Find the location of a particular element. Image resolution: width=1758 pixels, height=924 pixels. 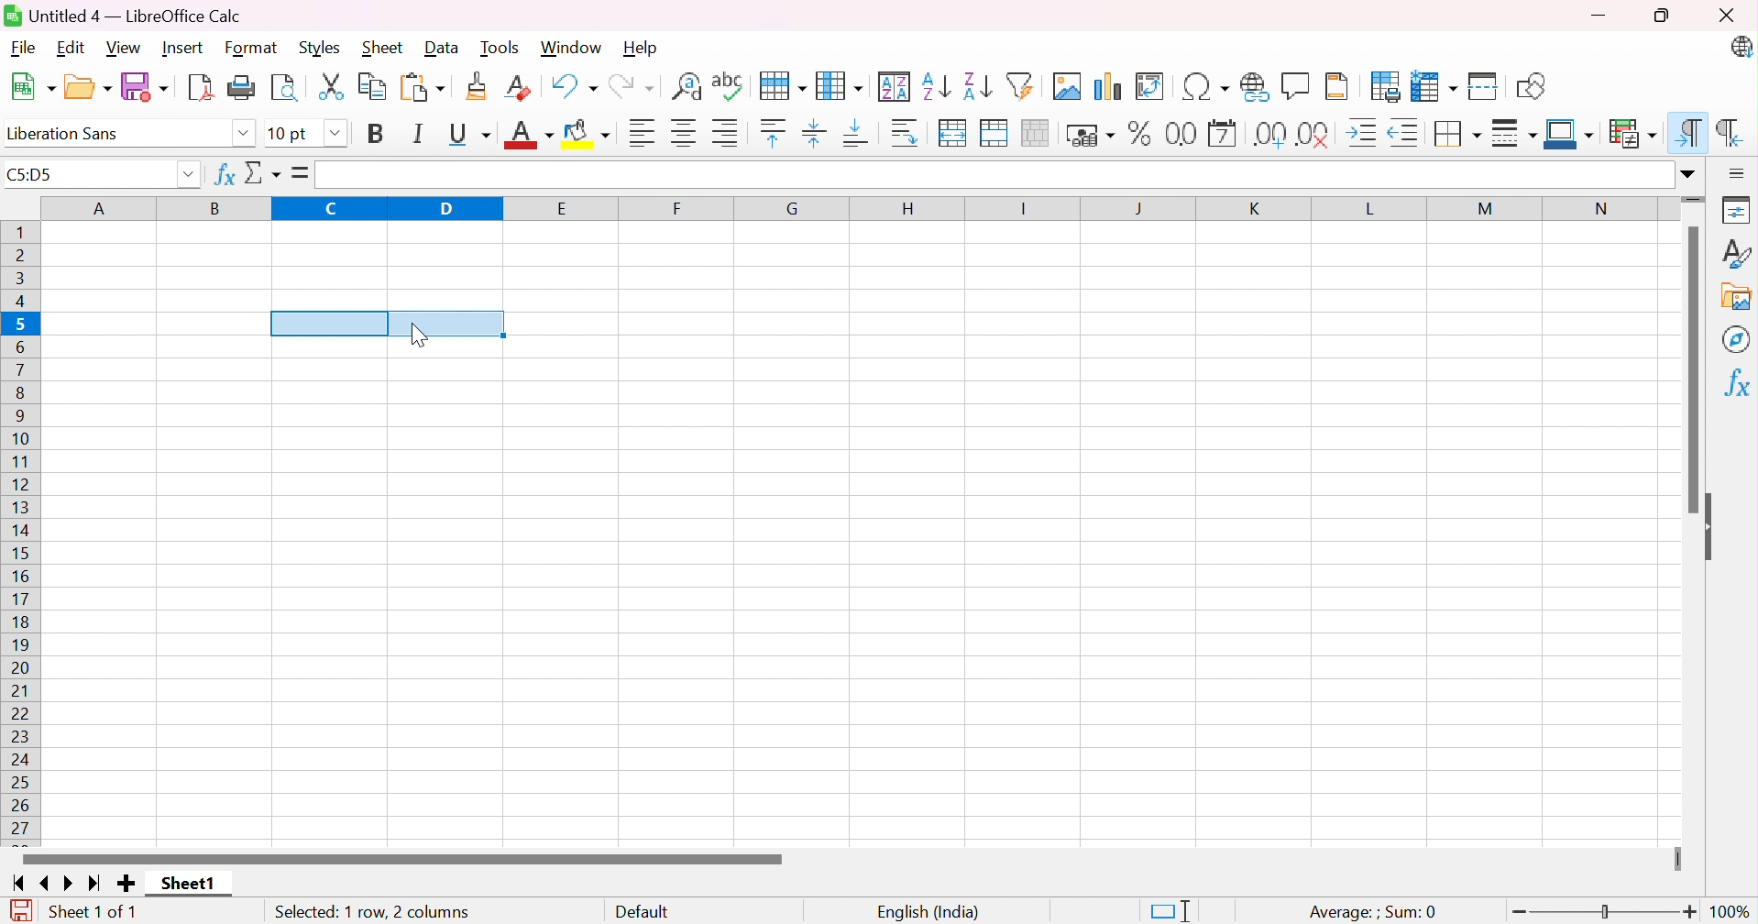

New is located at coordinates (34, 85).